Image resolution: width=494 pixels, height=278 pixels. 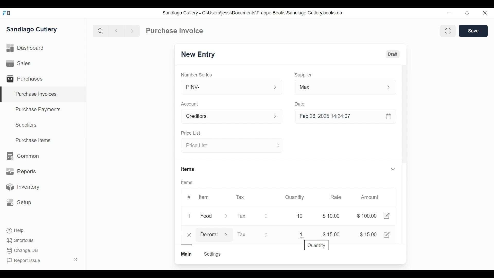 What do you see at coordinates (225, 117) in the screenshot?
I see `Account` at bounding box center [225, 117].